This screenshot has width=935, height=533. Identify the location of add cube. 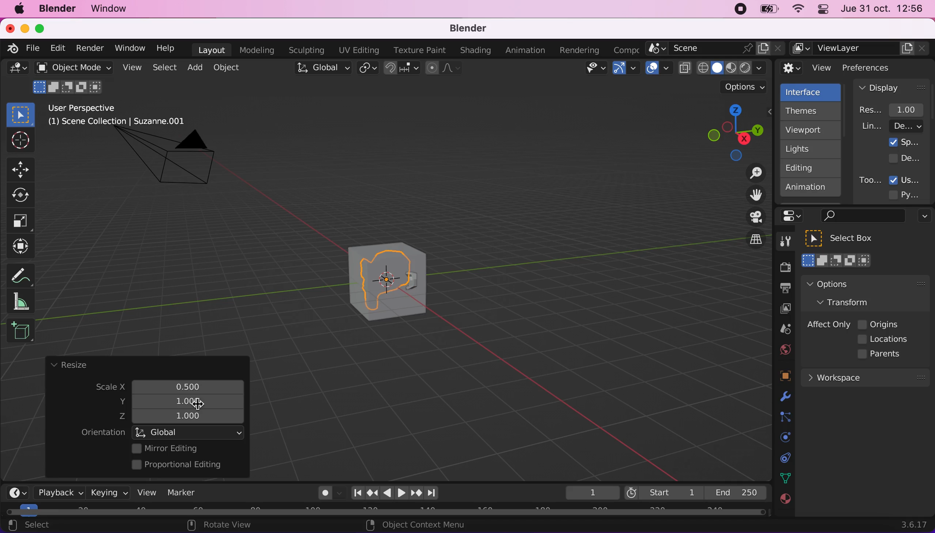
(20, 331).